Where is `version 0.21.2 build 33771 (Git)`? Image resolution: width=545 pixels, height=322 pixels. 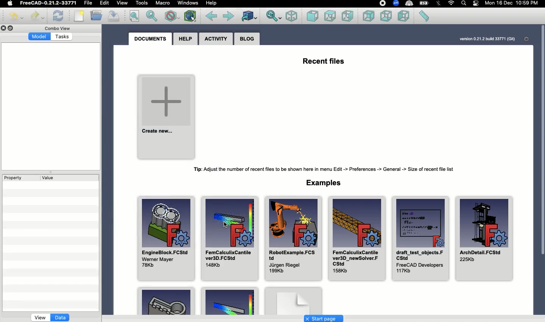 version 0.21.2 build 33771 (Git) is located at coordinates (487, 39).